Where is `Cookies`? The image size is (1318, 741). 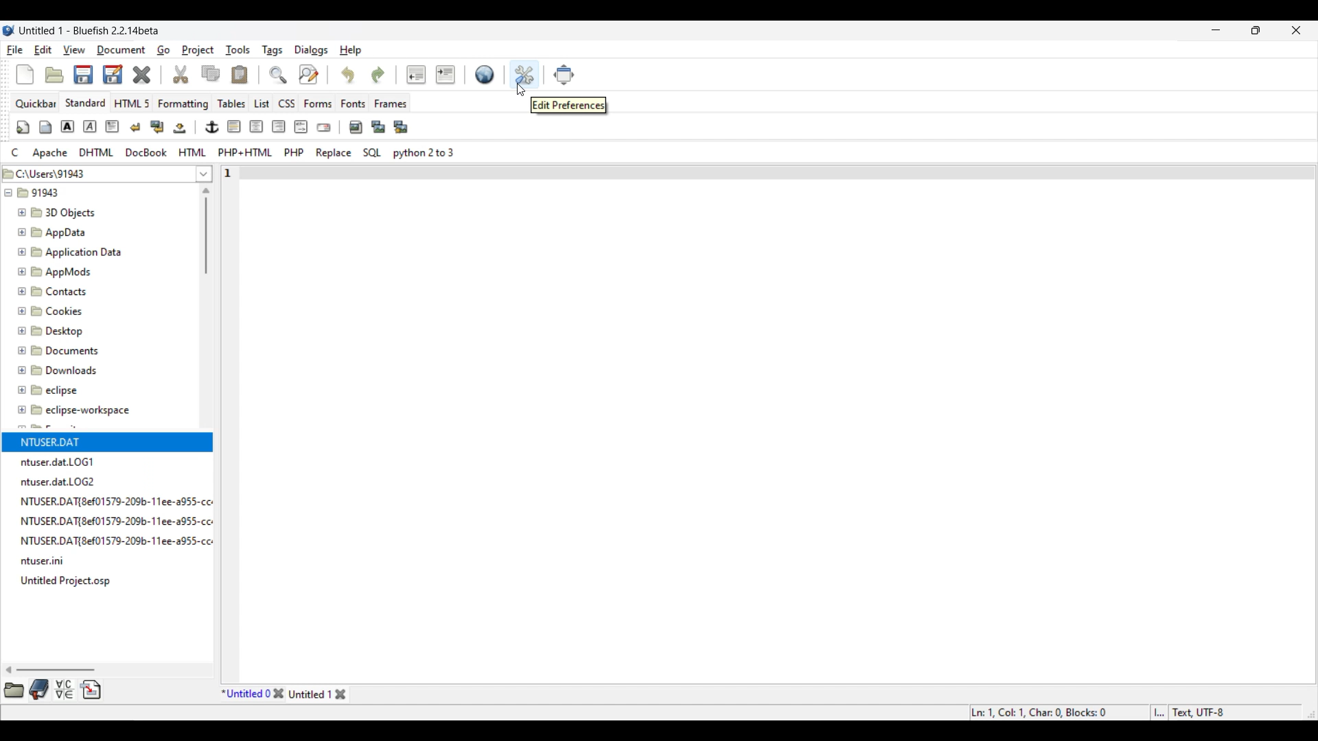 Cookies is located at coordinates (51, 310).